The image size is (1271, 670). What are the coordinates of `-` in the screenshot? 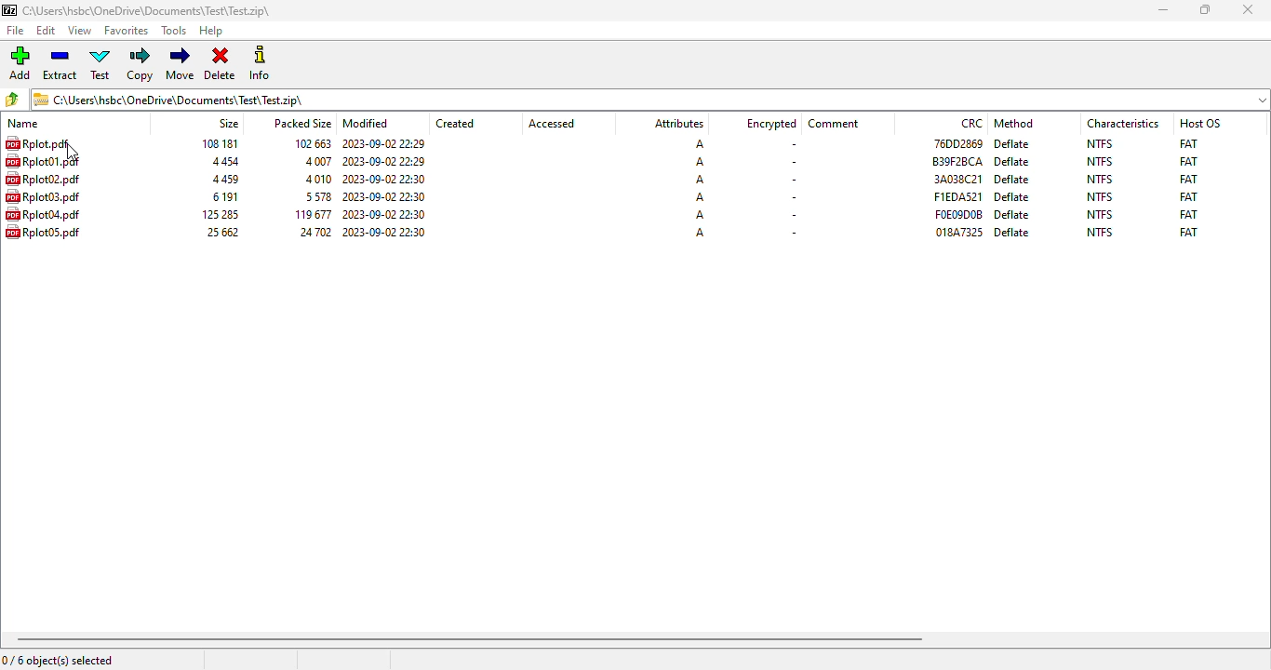 It's located at (793, 162).